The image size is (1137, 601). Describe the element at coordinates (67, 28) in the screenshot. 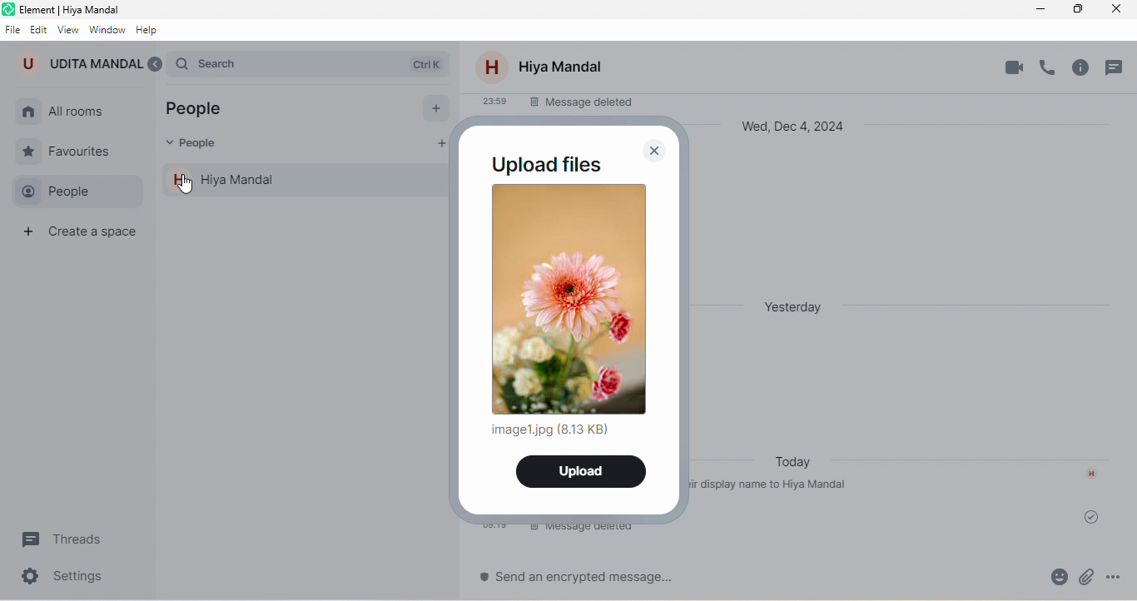

I see `view` at that location.